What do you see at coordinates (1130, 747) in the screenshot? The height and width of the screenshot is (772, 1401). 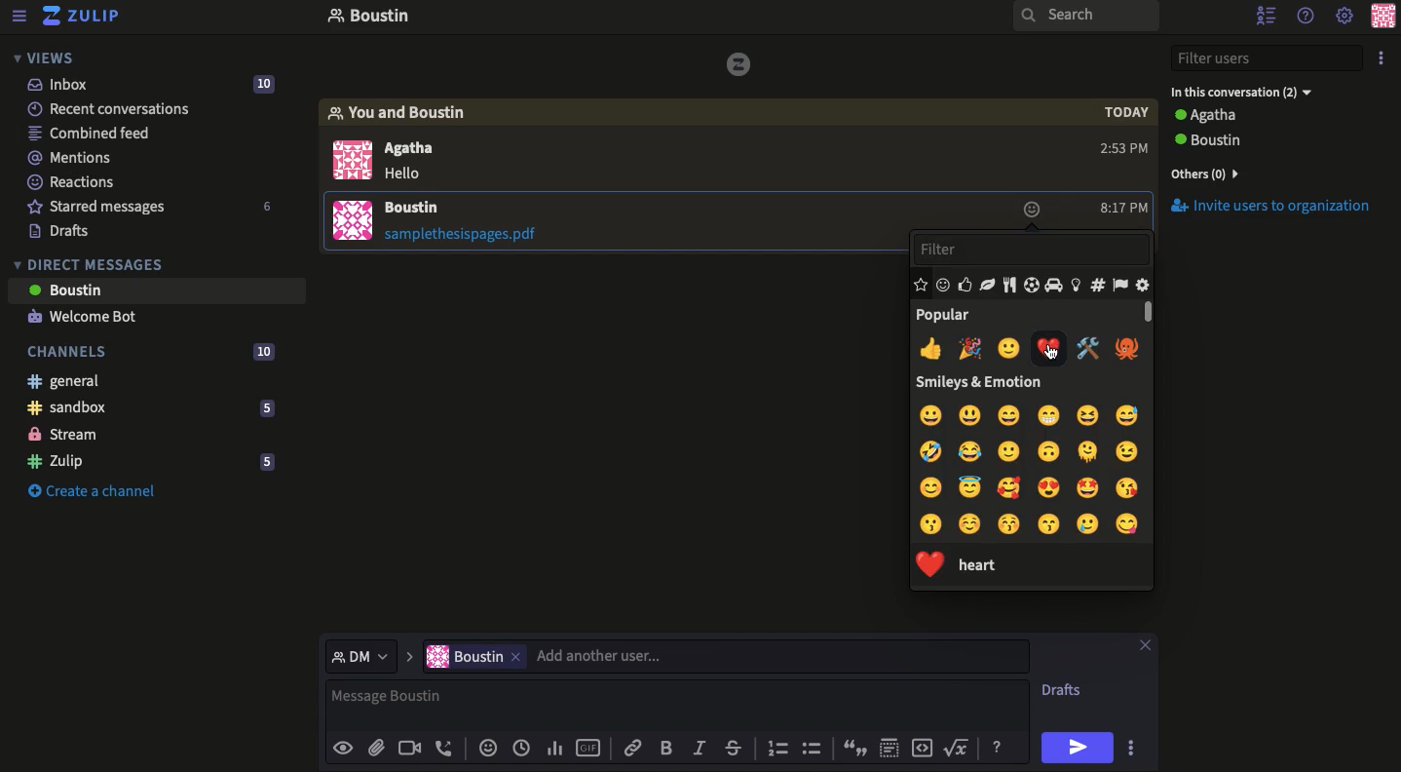 I see `Options` at bounding box center [1130, 747].